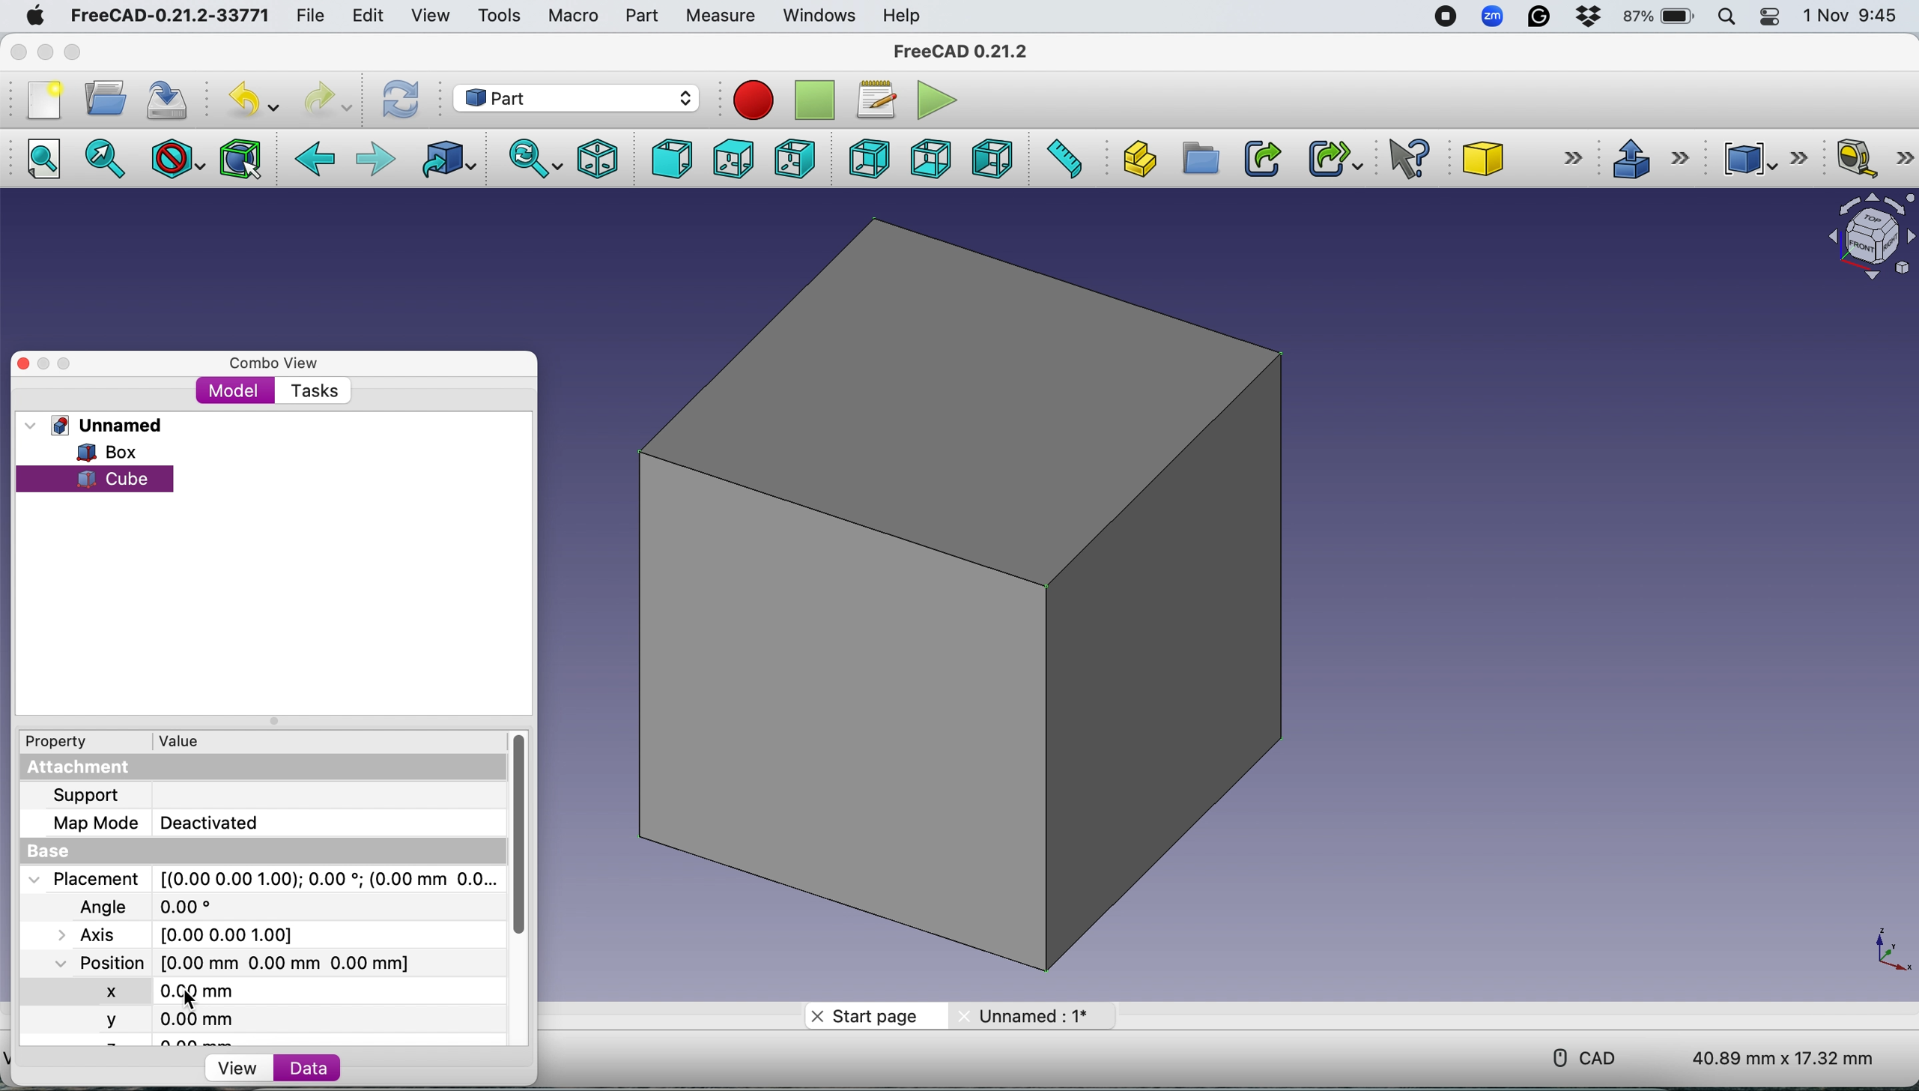  What do you see at coordinates (1577, 1056) in the screenshot?
I see `CAD` at bounding box center [1577, 1056].